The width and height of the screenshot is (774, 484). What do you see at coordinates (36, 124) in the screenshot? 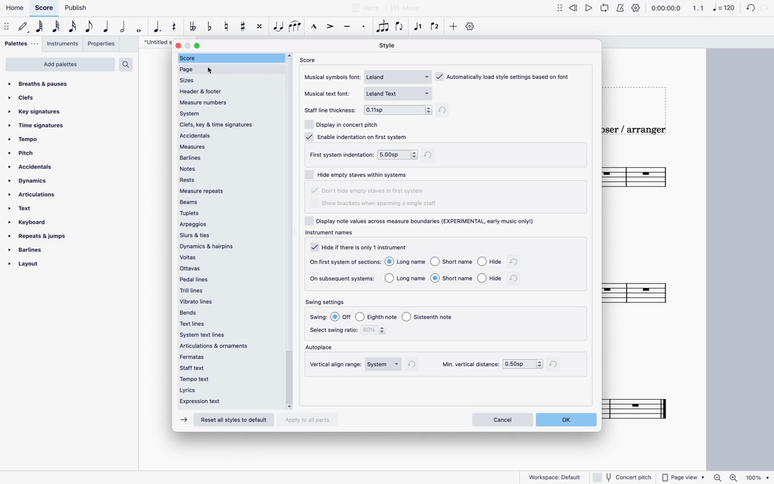
I see `time signatures` at bounding box center [36, 124].